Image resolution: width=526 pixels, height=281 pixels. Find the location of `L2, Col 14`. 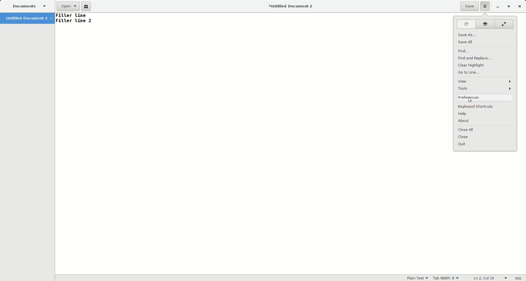

L2, Col 14 is located at coordinates (489, 278).